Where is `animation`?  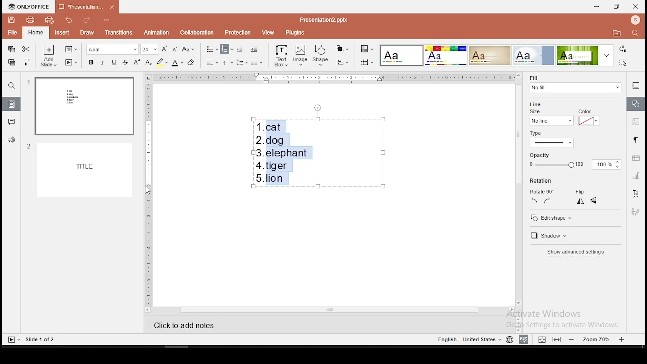
animation is located at coordinates (156, 32).